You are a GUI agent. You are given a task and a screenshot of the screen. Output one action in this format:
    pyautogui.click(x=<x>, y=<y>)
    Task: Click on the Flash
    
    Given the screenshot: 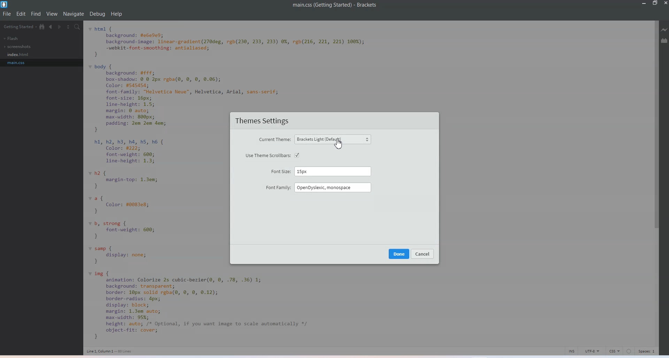 What is the action you would take?
    pyautogui.click(x=11, y=39)
    